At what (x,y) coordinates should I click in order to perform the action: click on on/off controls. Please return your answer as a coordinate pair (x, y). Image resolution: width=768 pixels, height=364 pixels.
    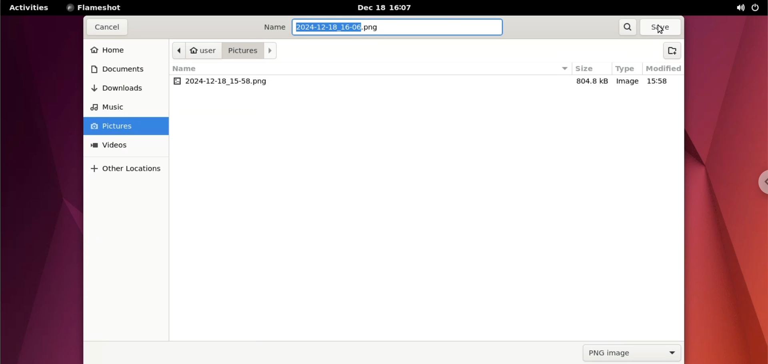
    Looking at the image, I should click on (756, 8).